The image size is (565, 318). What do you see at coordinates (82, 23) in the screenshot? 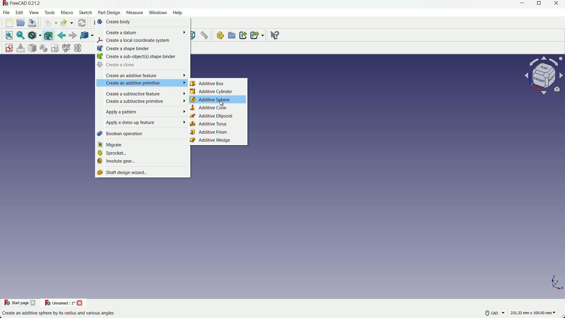
I see `refresh` at bounding box center [82, 23].